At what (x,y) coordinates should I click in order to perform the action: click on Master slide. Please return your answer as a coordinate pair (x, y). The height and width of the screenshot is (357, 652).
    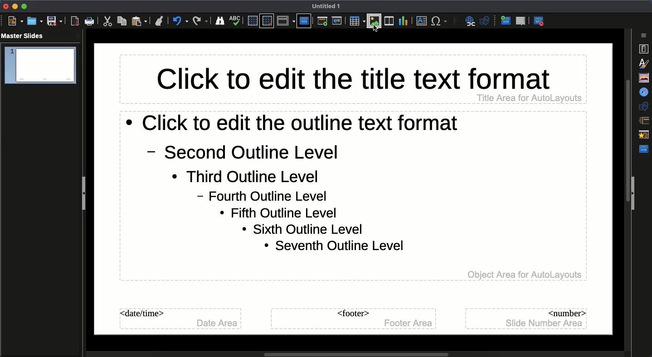
    Looking at the image, I should click on (304, 20).